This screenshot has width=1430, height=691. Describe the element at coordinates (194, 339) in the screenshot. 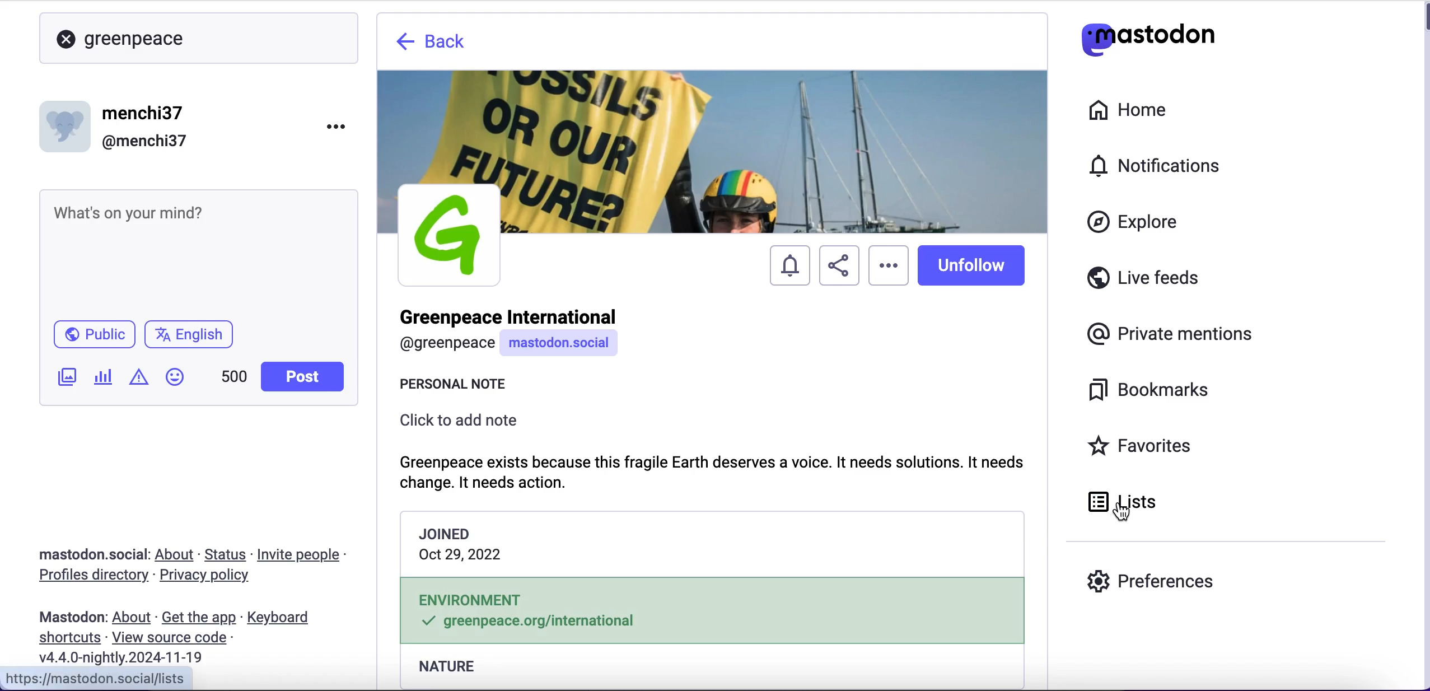

I see `language` at that location.